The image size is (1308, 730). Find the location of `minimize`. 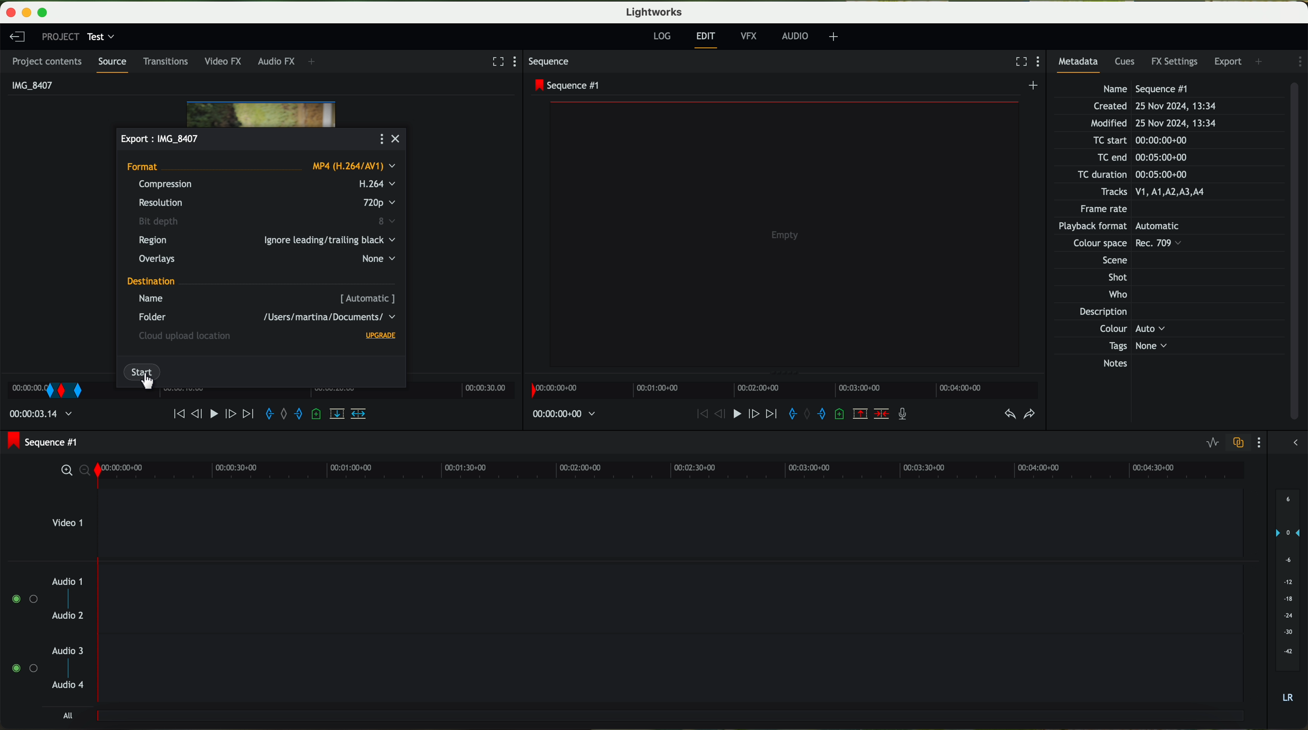

minimize is located at coordinates (24, 11).